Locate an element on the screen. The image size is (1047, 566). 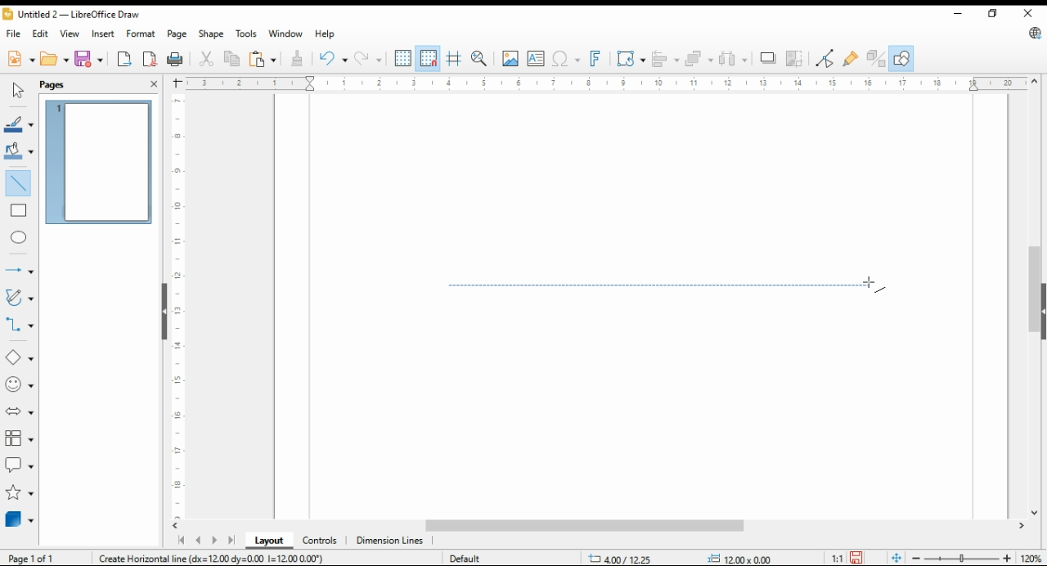
first page is located at coordinates (180, 541).